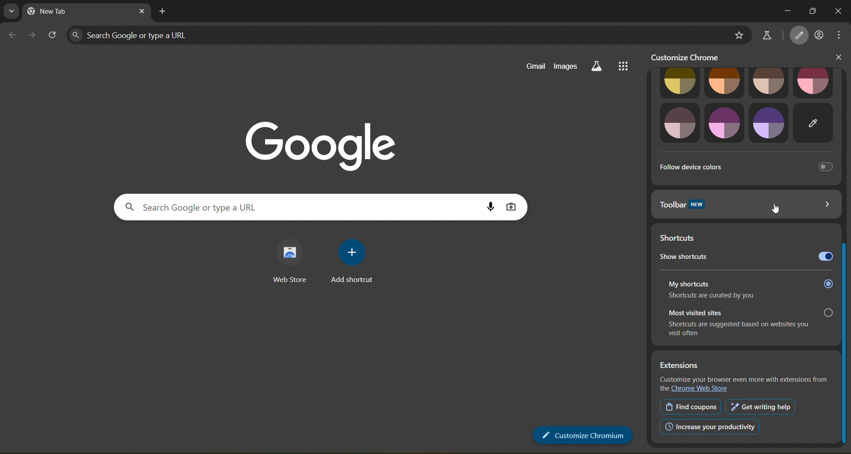 Image resolution: width=851 pixels, height=454 pixels. Describe the element at coordinates (746, 204) in the screenshot. I see `toolbar` at that location.